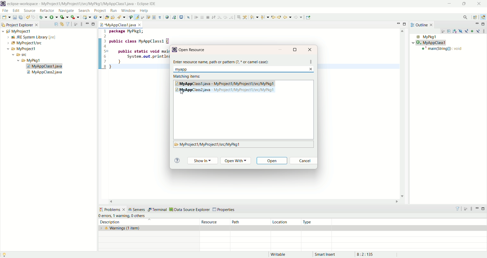 This screenshot has width=487, height=258. What do you see at coordinates (174, 50) in the screenshot?
I see `eclipse logo` at bounding box center [174, 50].